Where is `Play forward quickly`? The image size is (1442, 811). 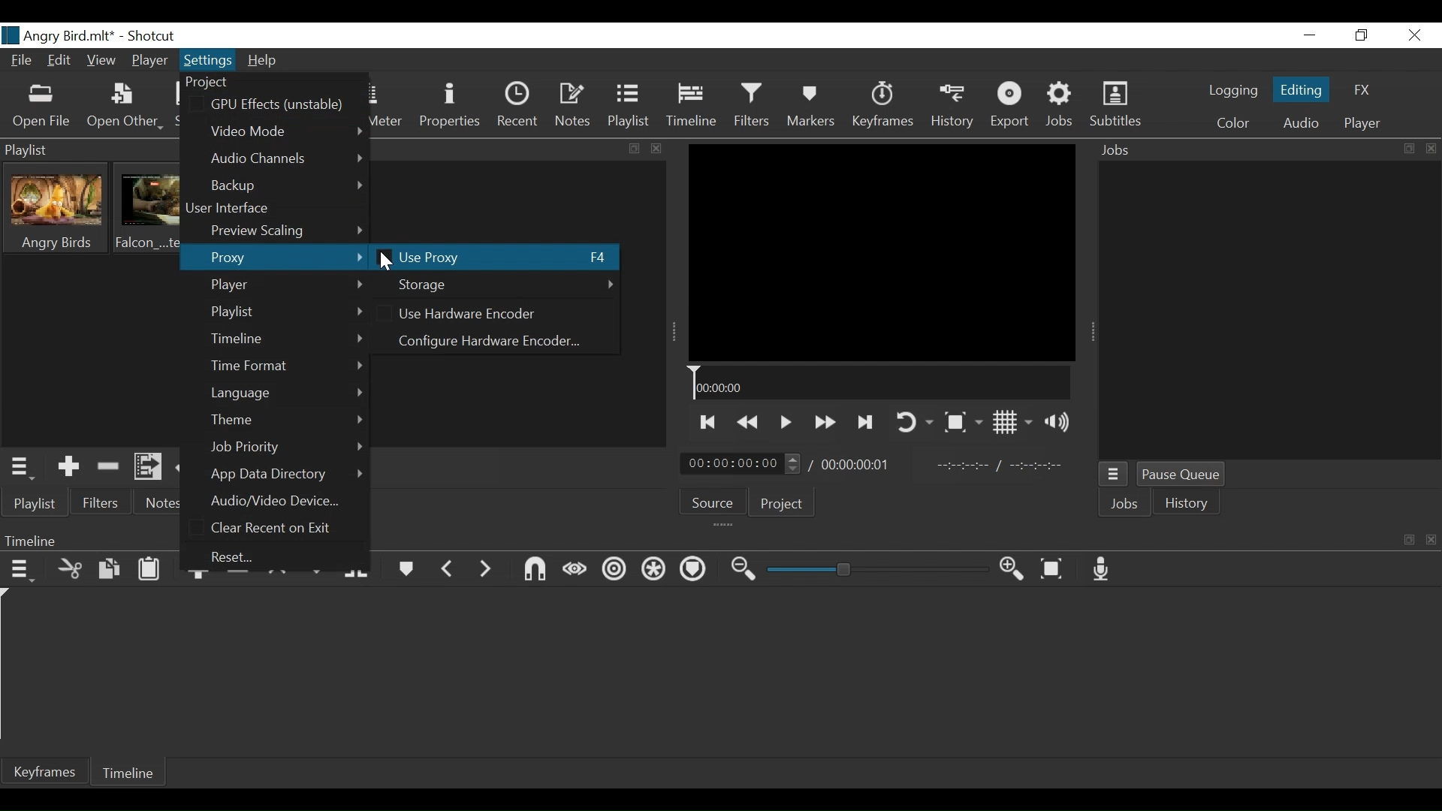 Play forward quickly is located at coordinates (824, 423).